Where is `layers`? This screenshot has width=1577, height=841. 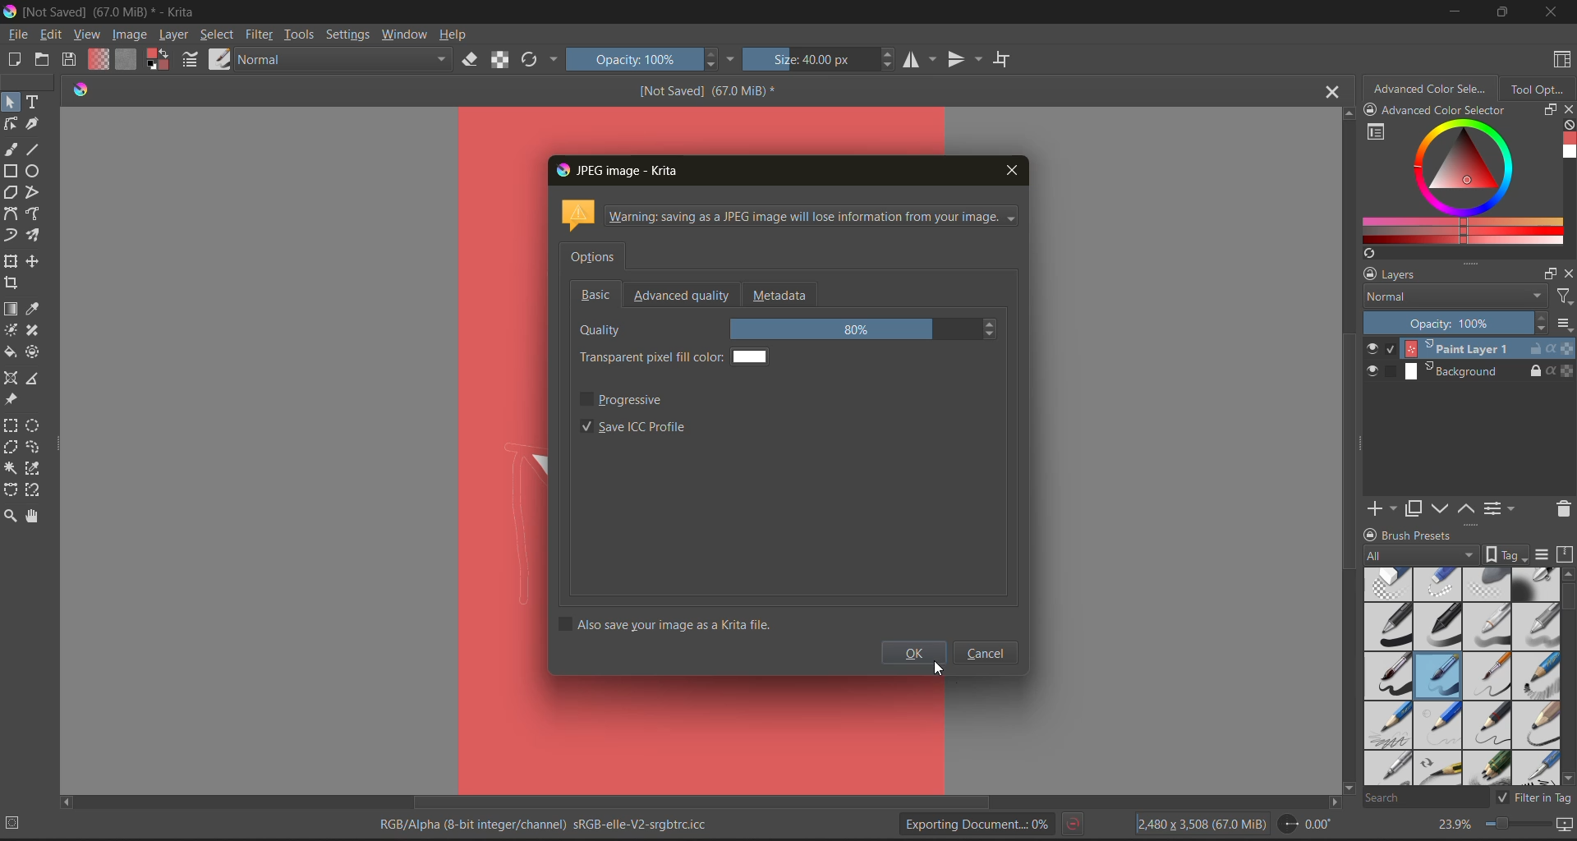
layers is located at coordinates (1446, 276).